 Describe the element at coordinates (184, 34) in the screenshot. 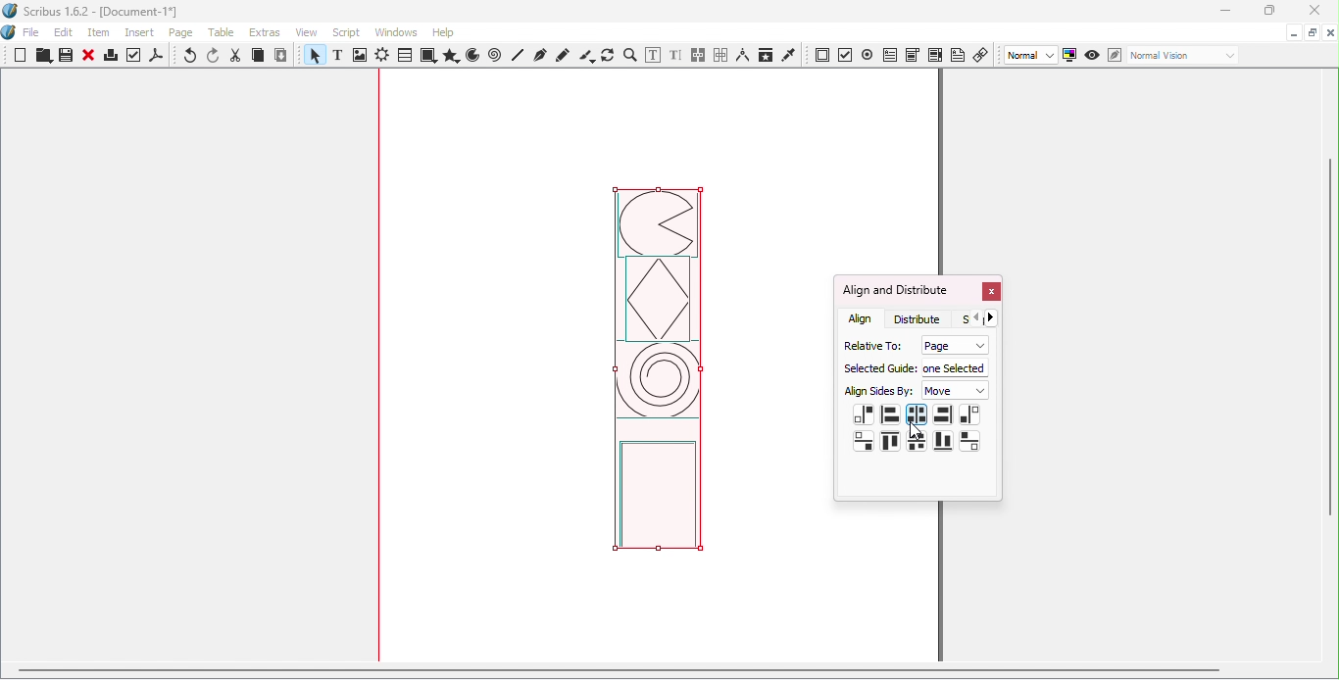

I see `Page` at that location.